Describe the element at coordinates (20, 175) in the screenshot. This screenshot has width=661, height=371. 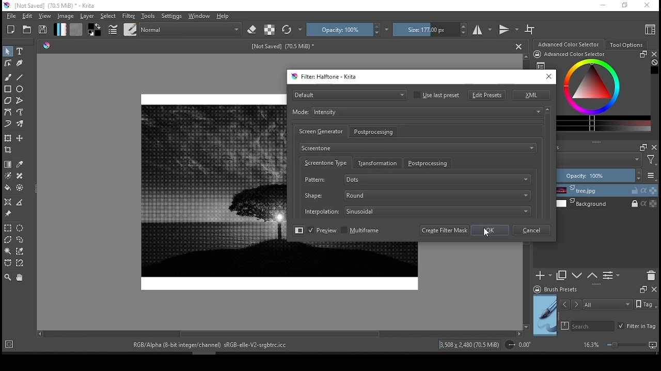
I see `smart patch tool` at that location.